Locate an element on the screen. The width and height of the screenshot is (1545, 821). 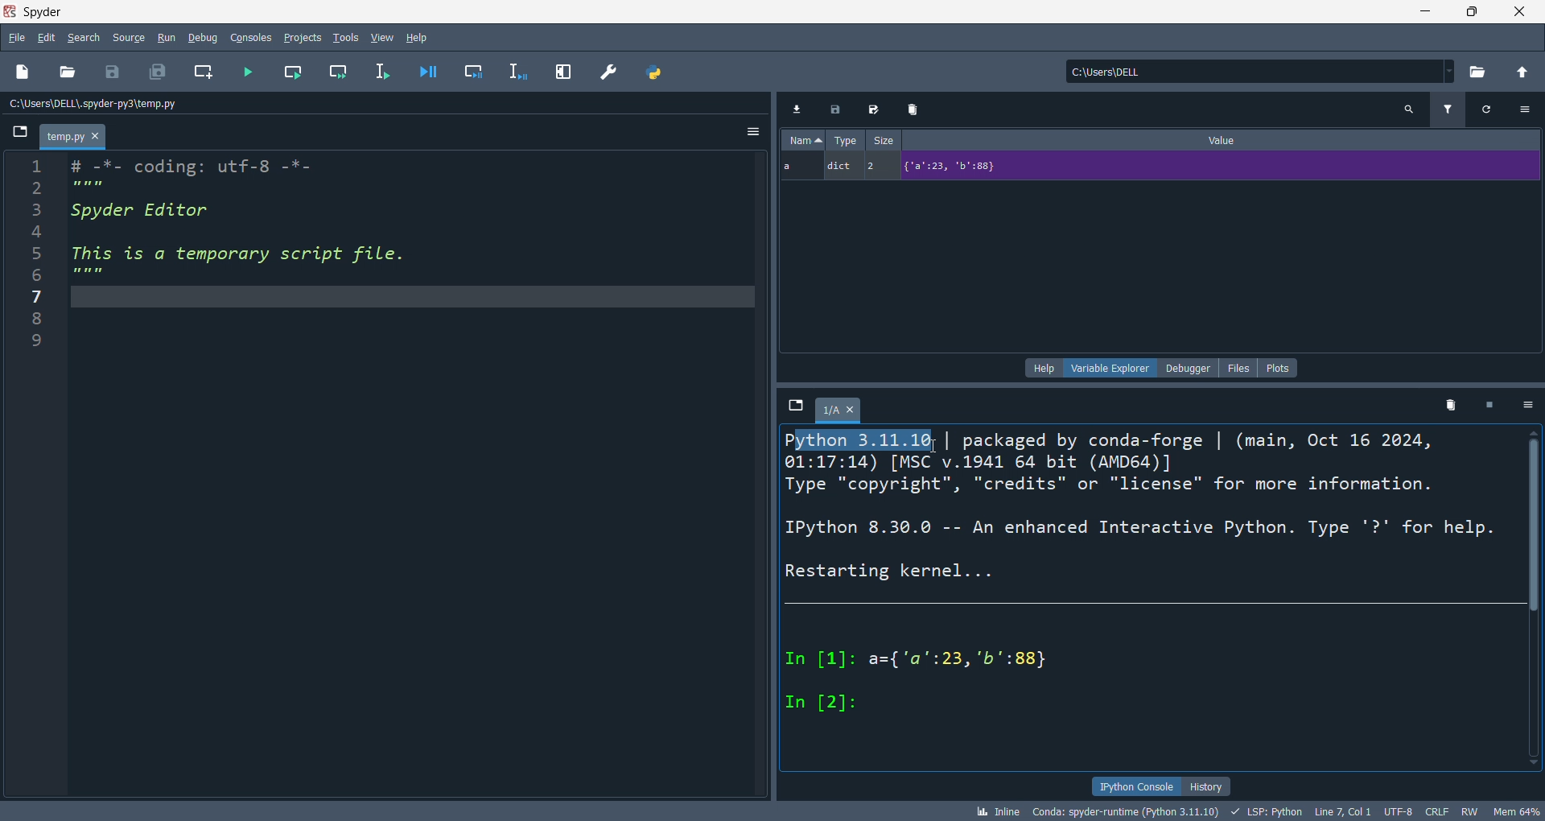
run is located at coordinates (171, 38).